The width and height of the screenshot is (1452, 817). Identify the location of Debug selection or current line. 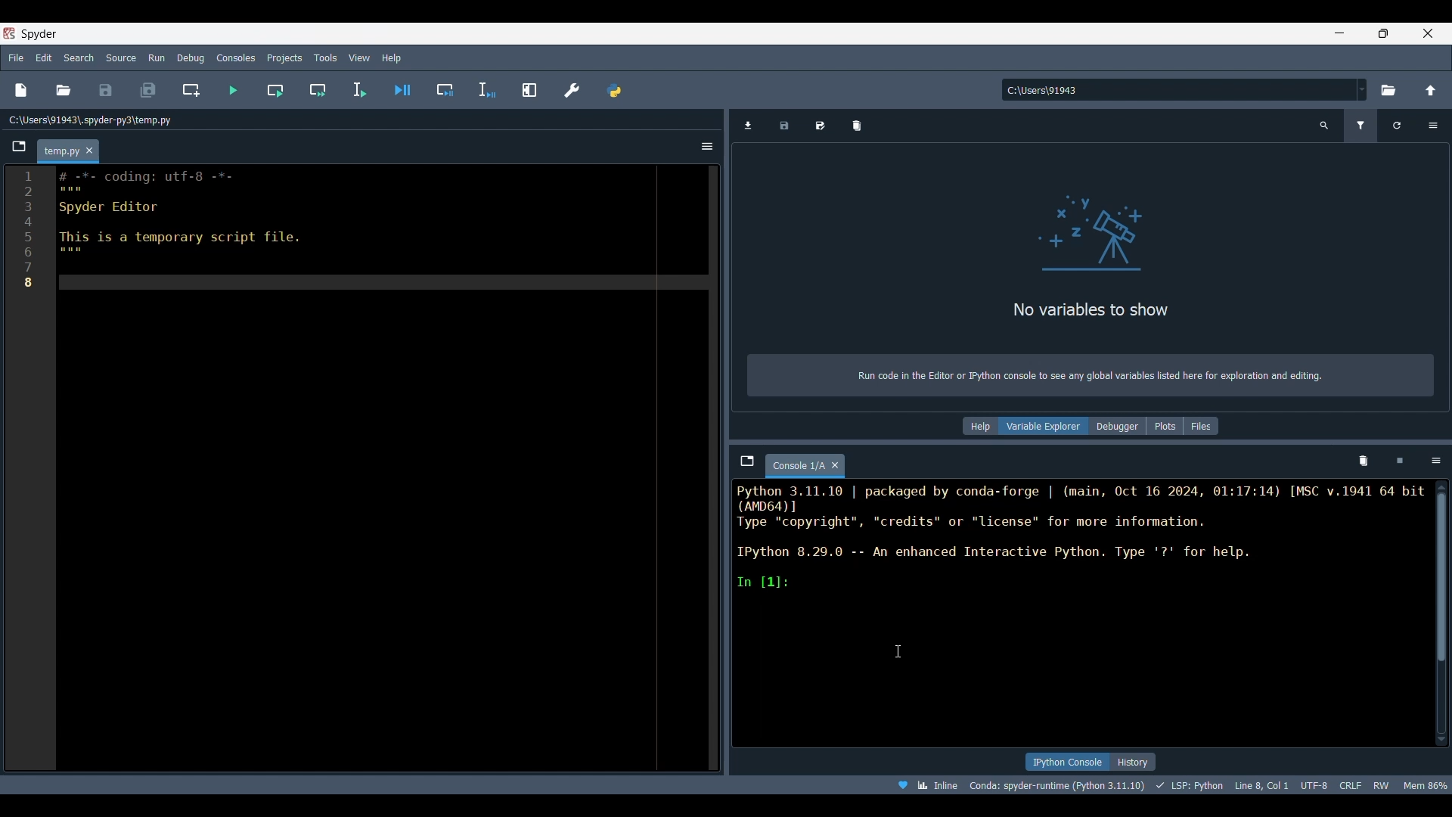
(486, 91).